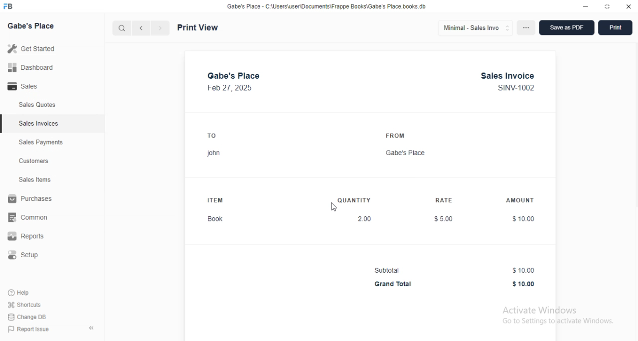 The width and height of the screenshot is (638, 341). What do you see at coordinates (31, 25) in the screenshot?
I see `gabe's place` at bounding box center [31, 25].